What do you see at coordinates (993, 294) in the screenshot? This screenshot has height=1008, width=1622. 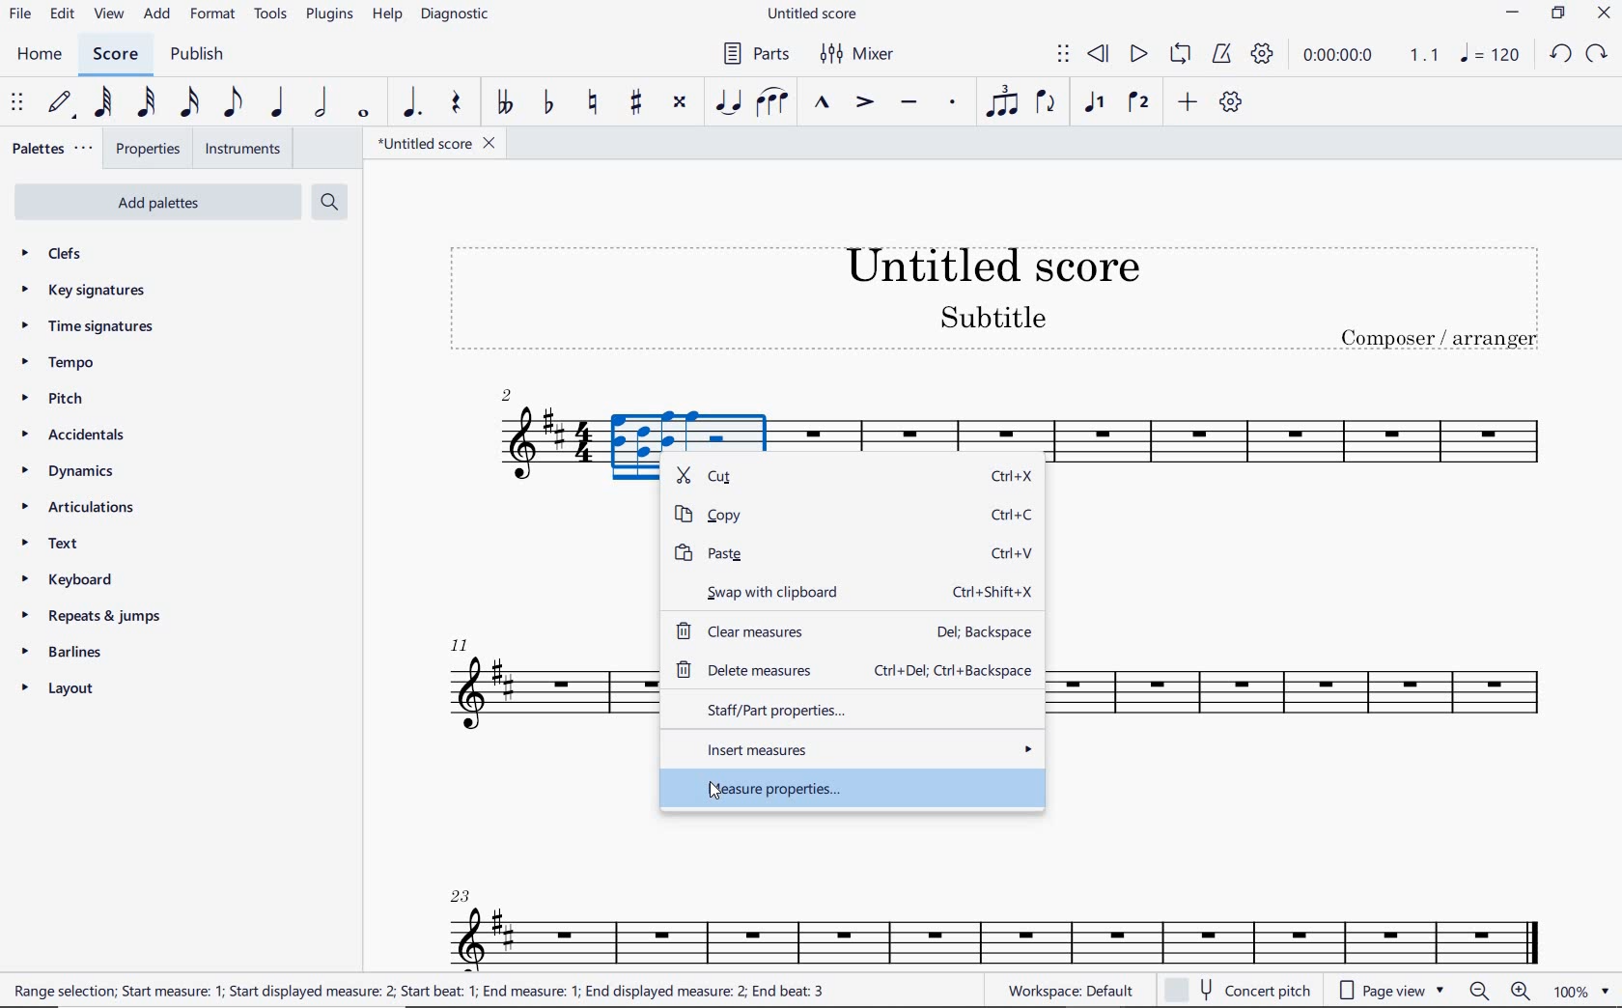 I see `title` at bounding box center [993, 294].